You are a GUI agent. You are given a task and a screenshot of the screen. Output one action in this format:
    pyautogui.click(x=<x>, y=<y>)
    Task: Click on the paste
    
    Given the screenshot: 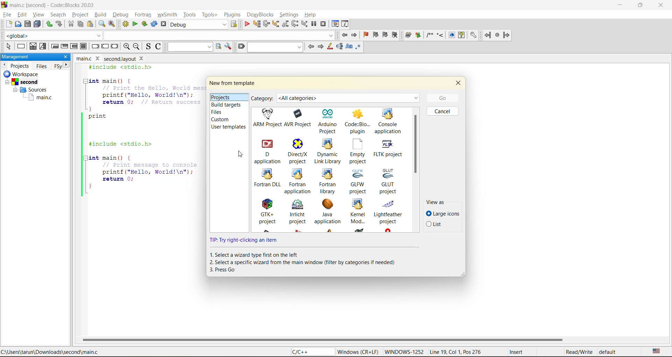 What is the action you would take?
    pyautogui.click(x=89, y=25)
    